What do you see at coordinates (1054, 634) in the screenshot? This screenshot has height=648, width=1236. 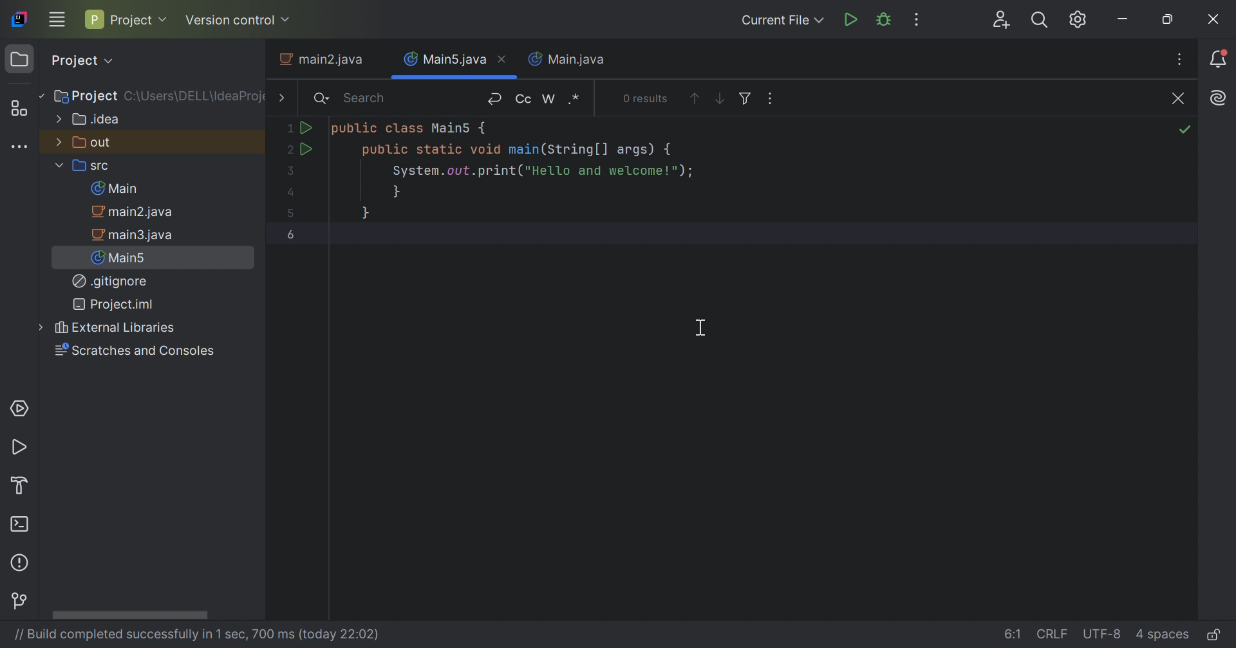 I see `line separation: \r\n` at bounding box center [1054, 634].